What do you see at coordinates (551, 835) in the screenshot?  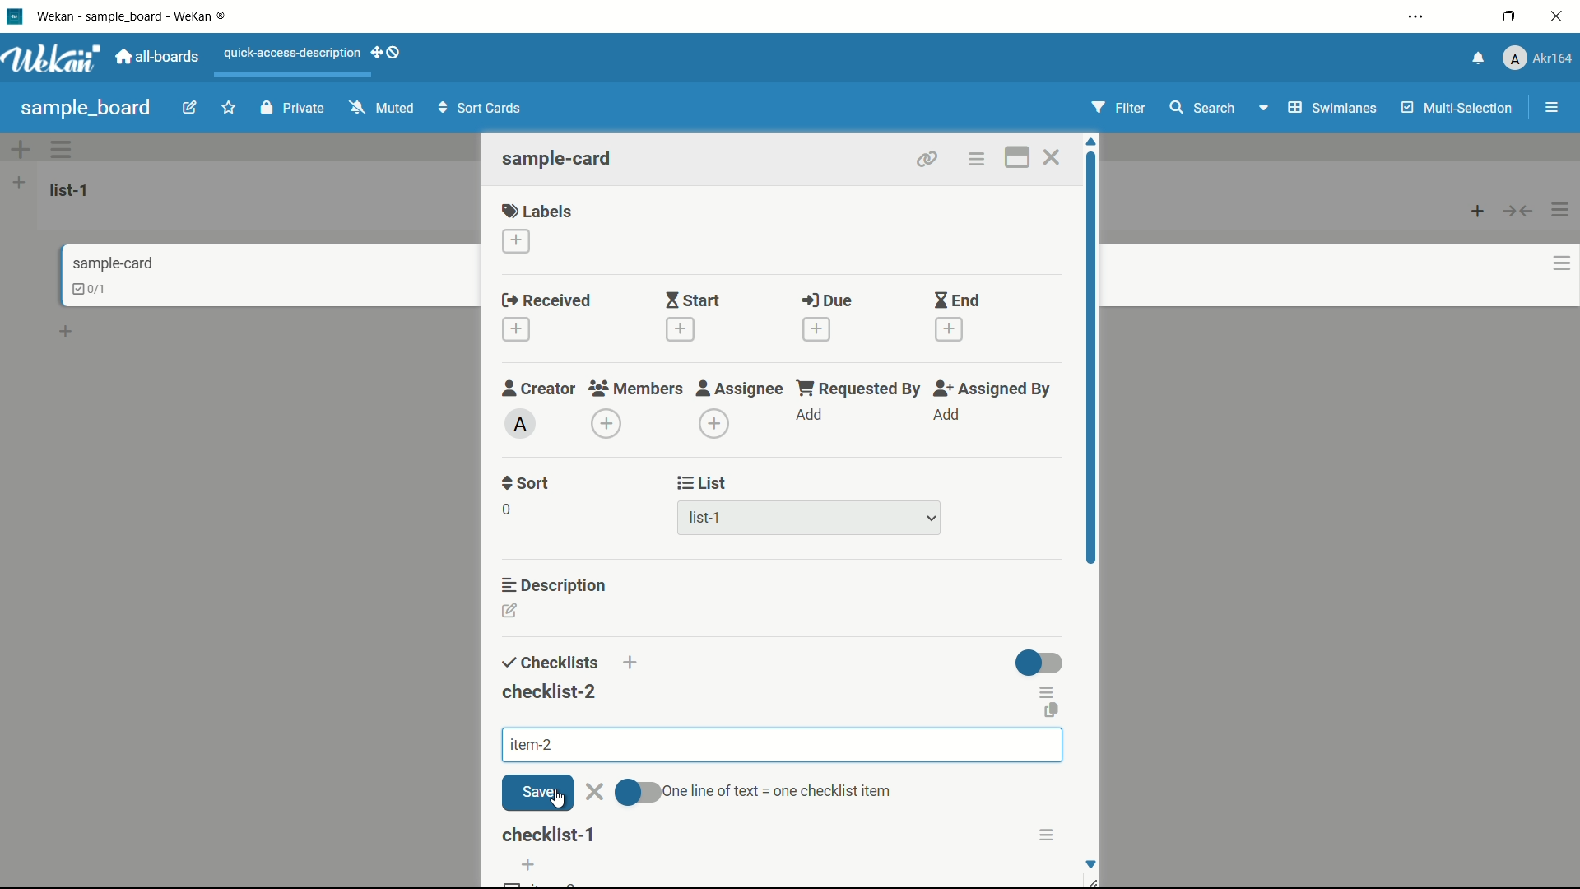 I see `checlist-1` at bounding box center [551, 835].